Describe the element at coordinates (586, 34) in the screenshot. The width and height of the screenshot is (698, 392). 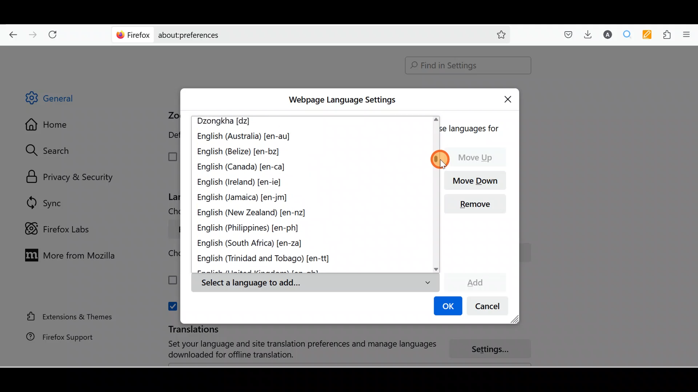
I see `Downloads` at that location.